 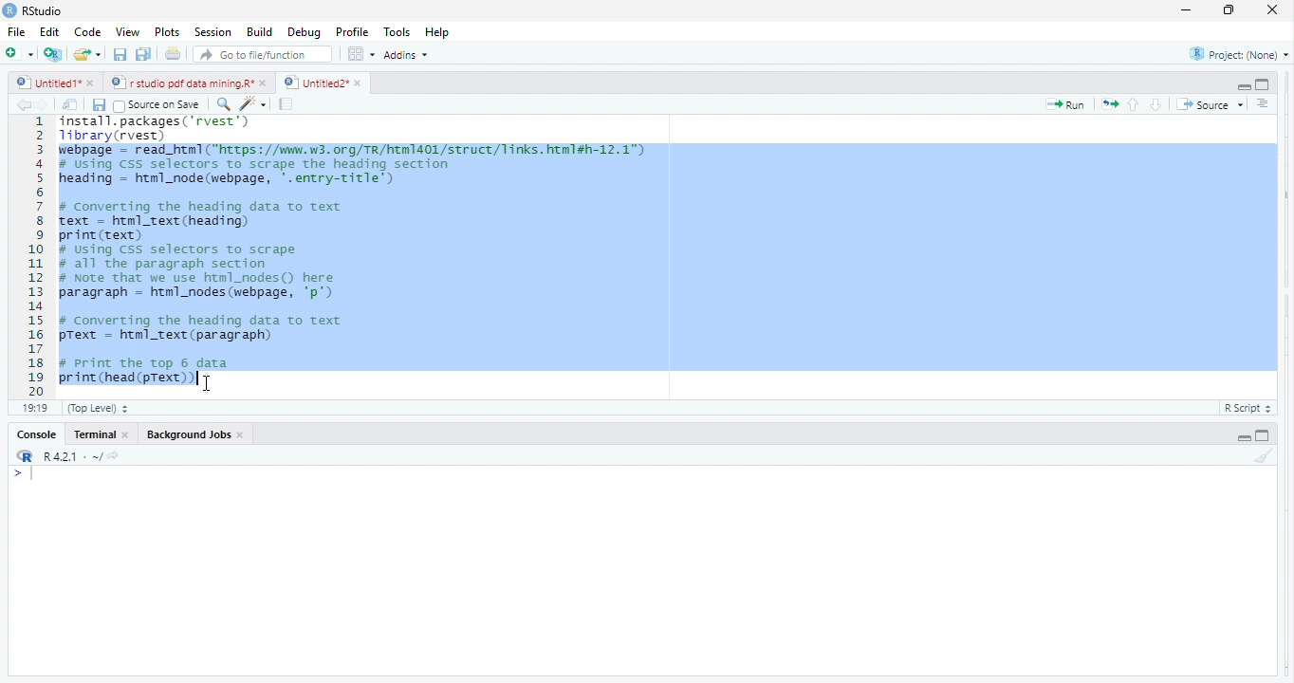 I want to click on rs studio logo, so click(x=25, y=456).